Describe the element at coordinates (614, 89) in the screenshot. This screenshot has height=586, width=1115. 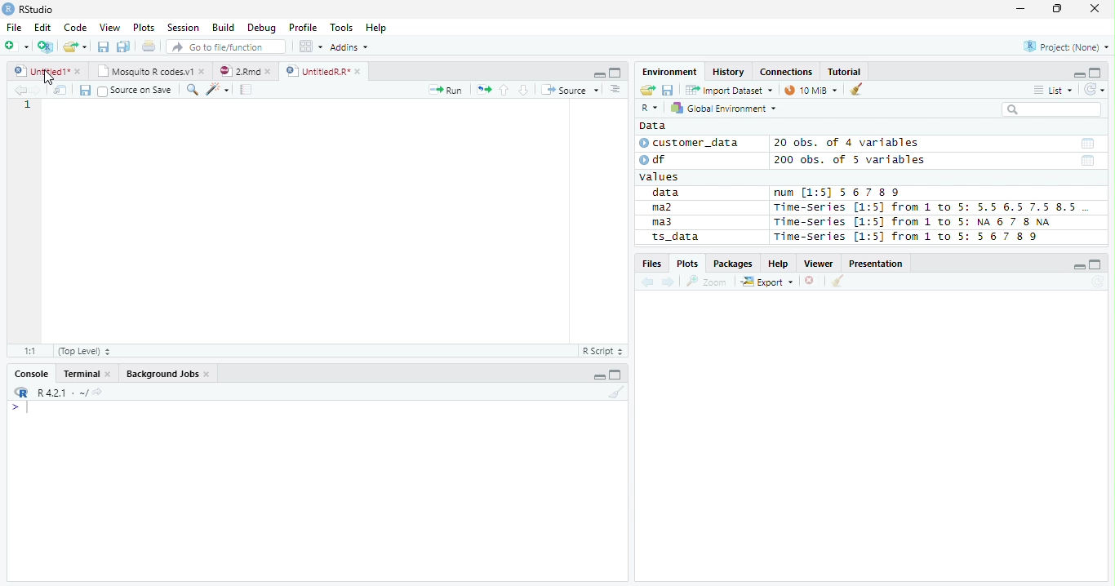
I see `Show document outline` at that location.